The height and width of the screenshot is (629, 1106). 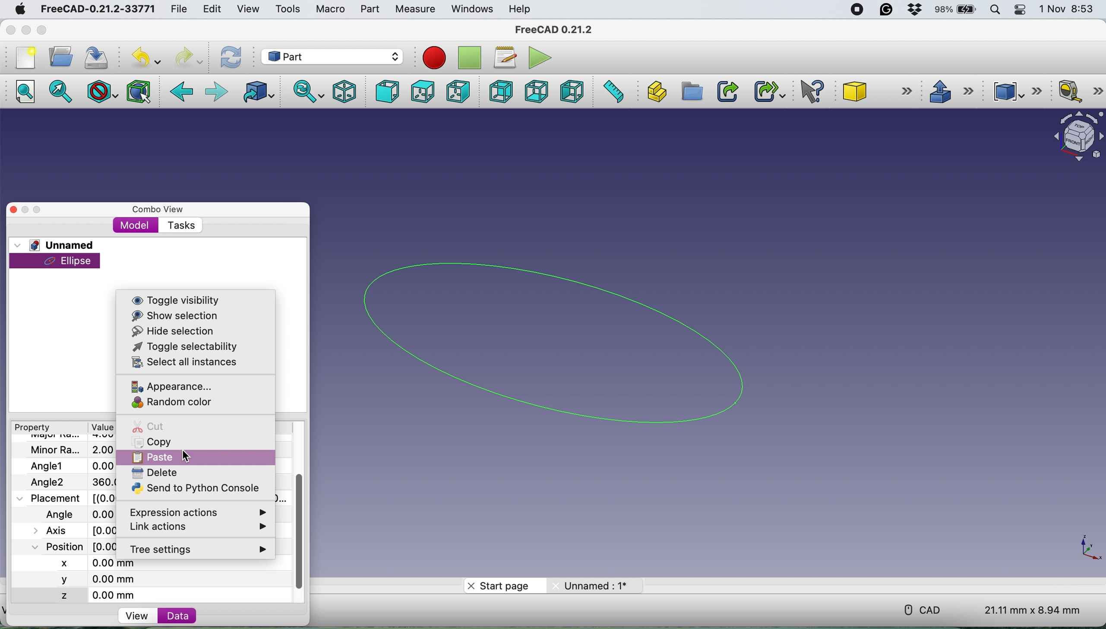 What do you see at coordinates (145, 56) in the screenshot?
I see `undo` at bounding box center [145, 56].